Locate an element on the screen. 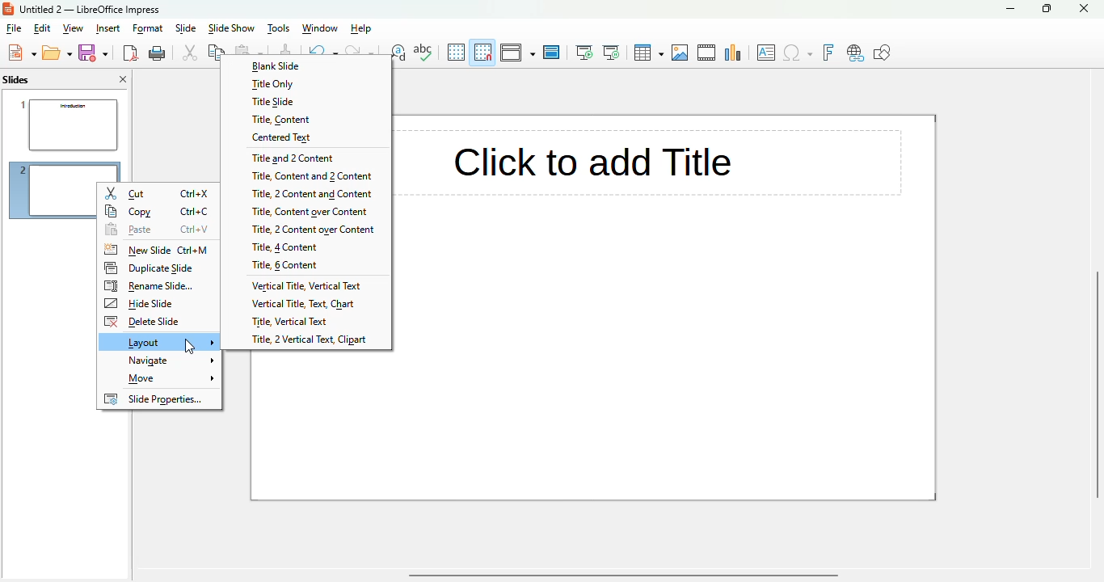  format is located at coordinates (149, 28).